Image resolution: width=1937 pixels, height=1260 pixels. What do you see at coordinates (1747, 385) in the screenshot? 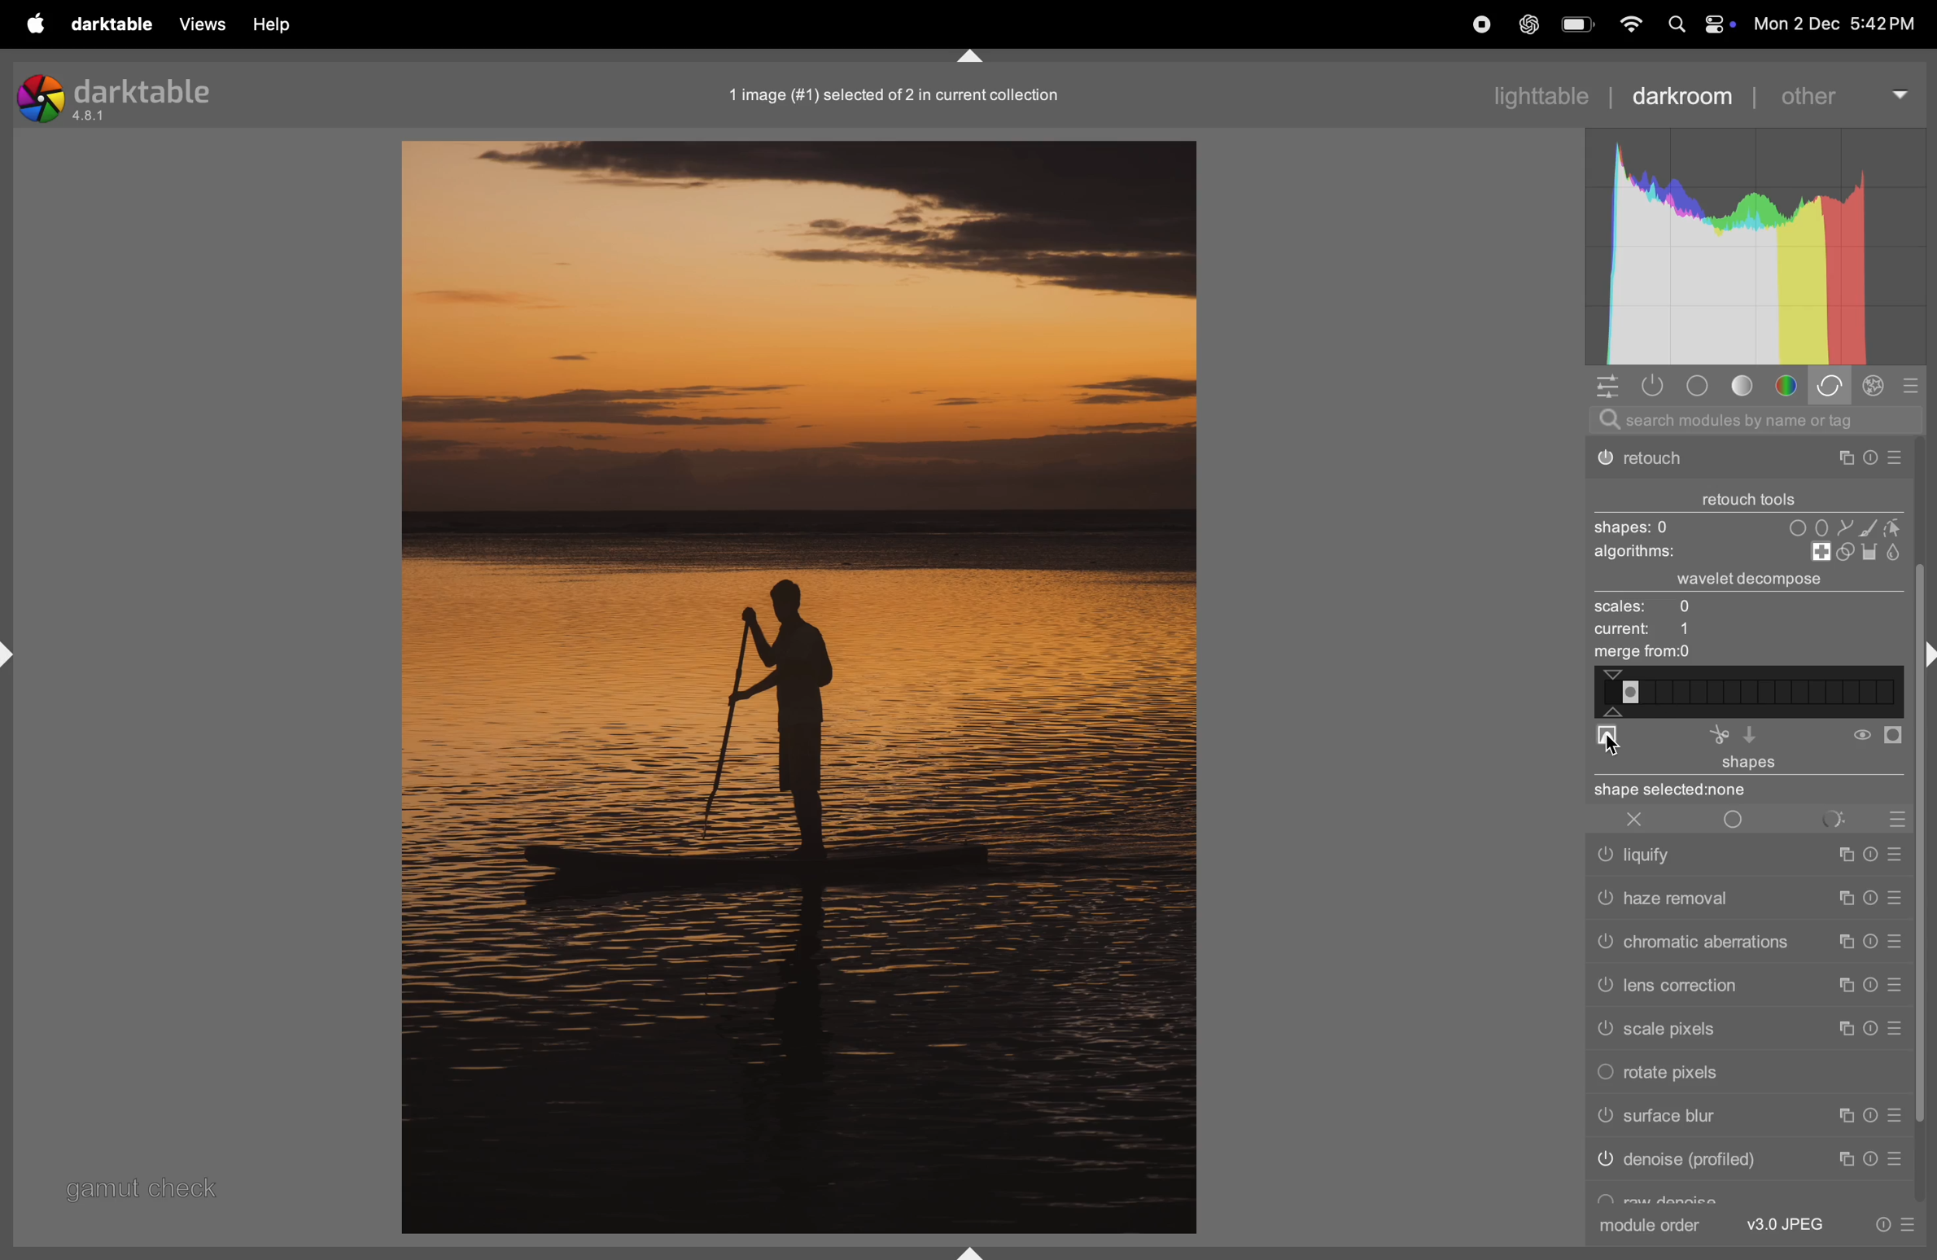
I see `tones` at bounding box center [1747, 385].